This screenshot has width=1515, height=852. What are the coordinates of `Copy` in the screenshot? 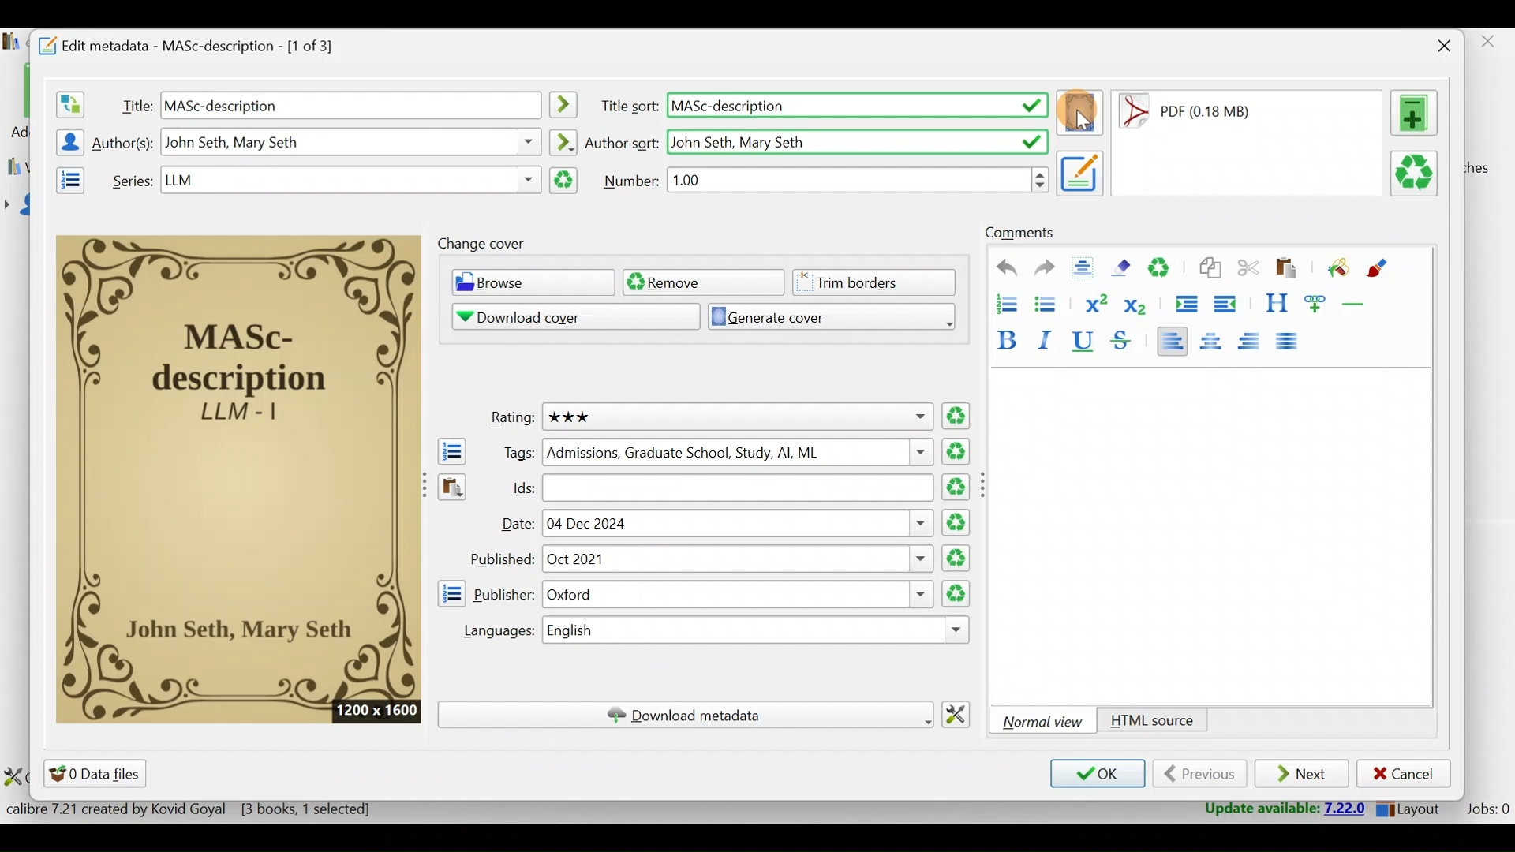 It's located at (1209, 269).